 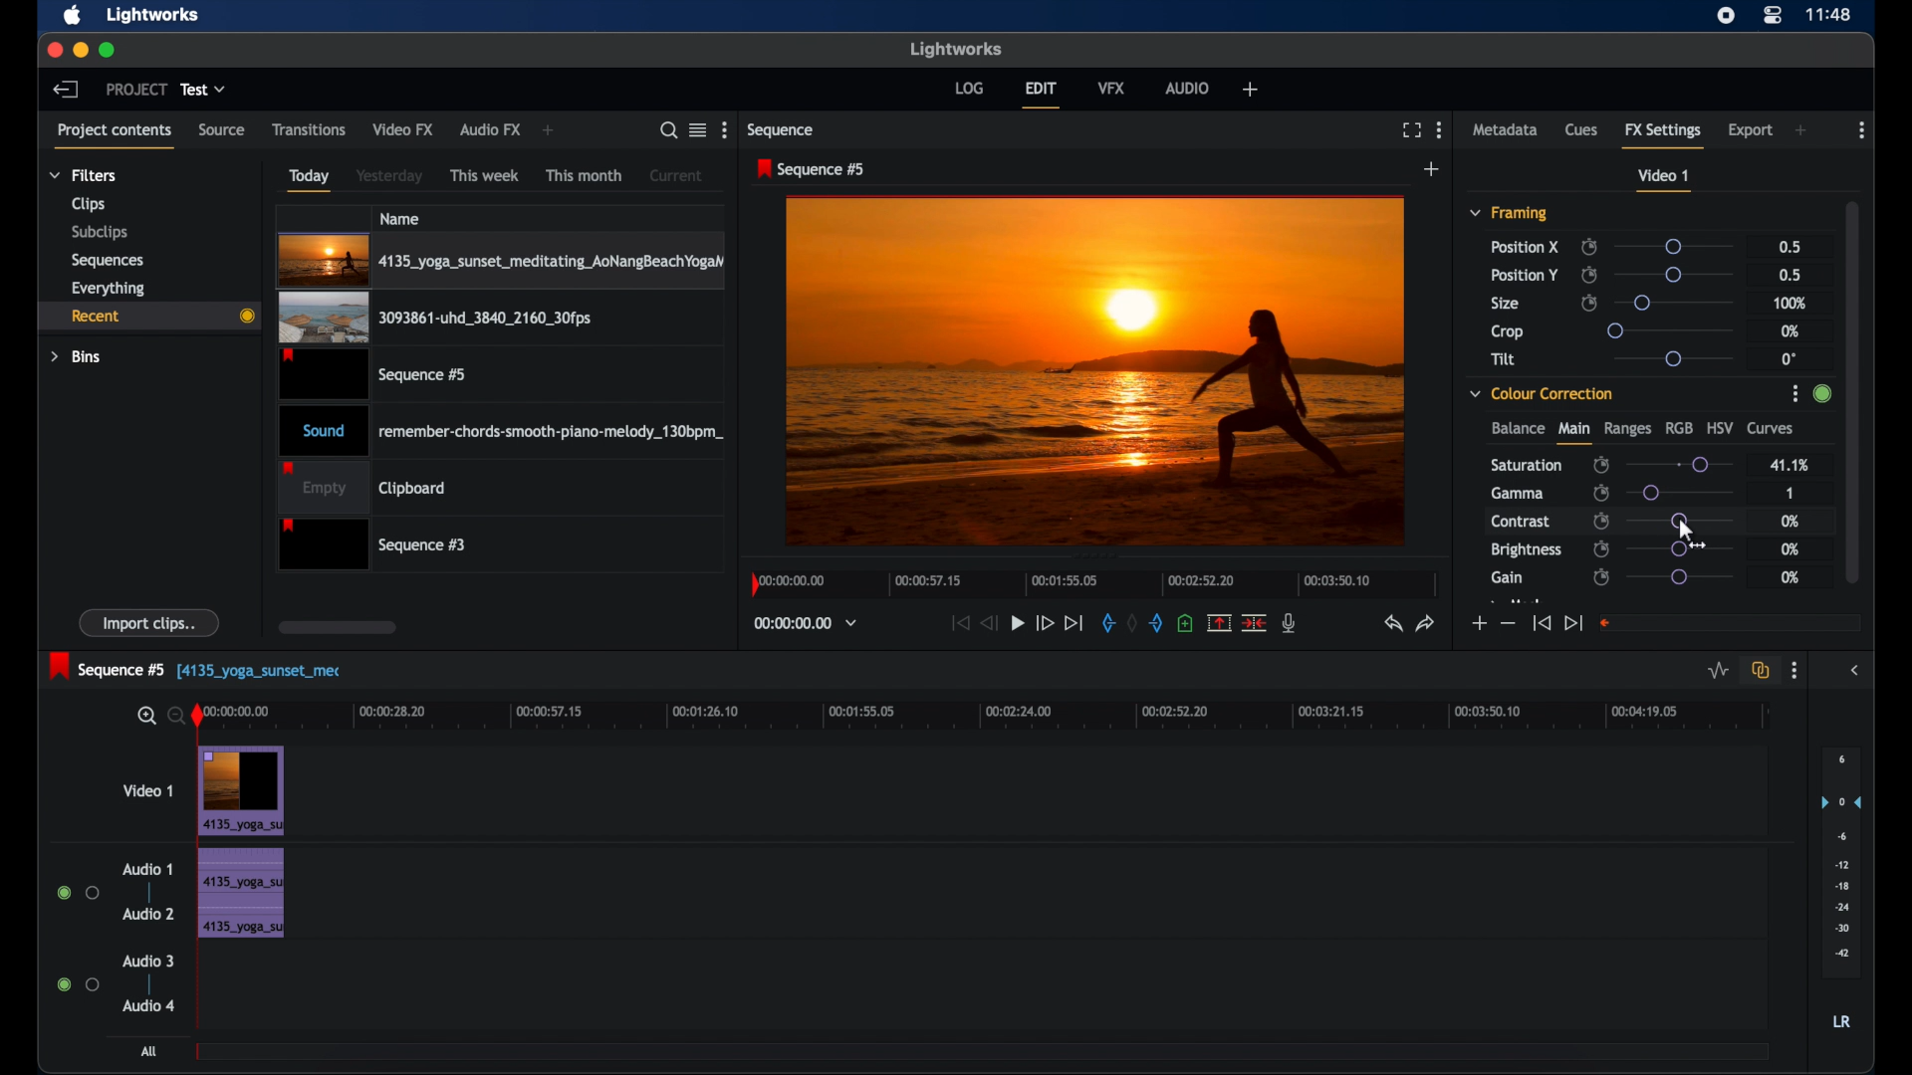 I want to click on audio , so click(x=239, y=893).